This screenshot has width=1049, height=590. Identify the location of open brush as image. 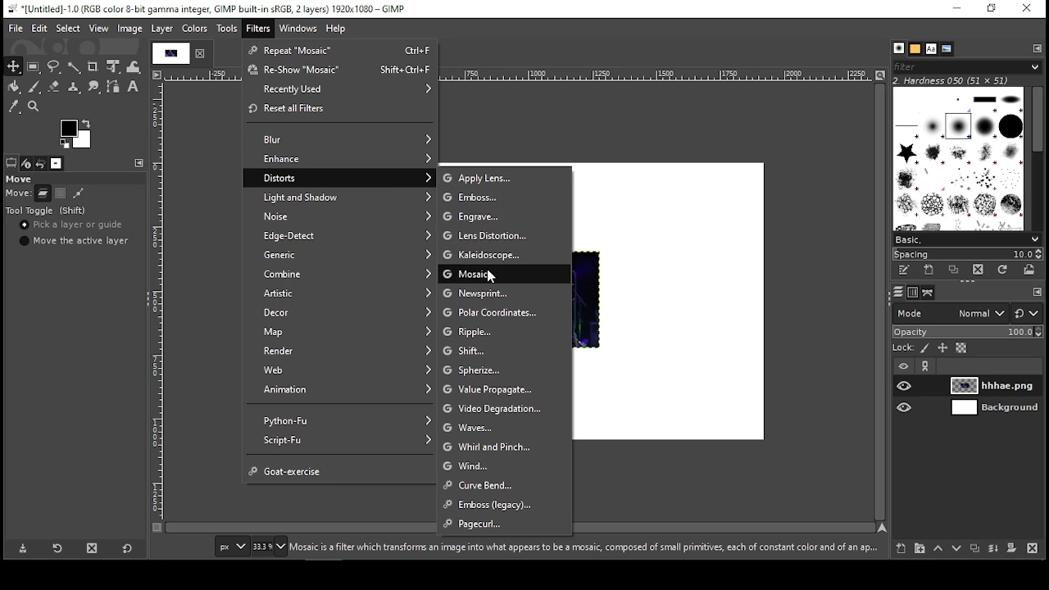
(1028, 270).